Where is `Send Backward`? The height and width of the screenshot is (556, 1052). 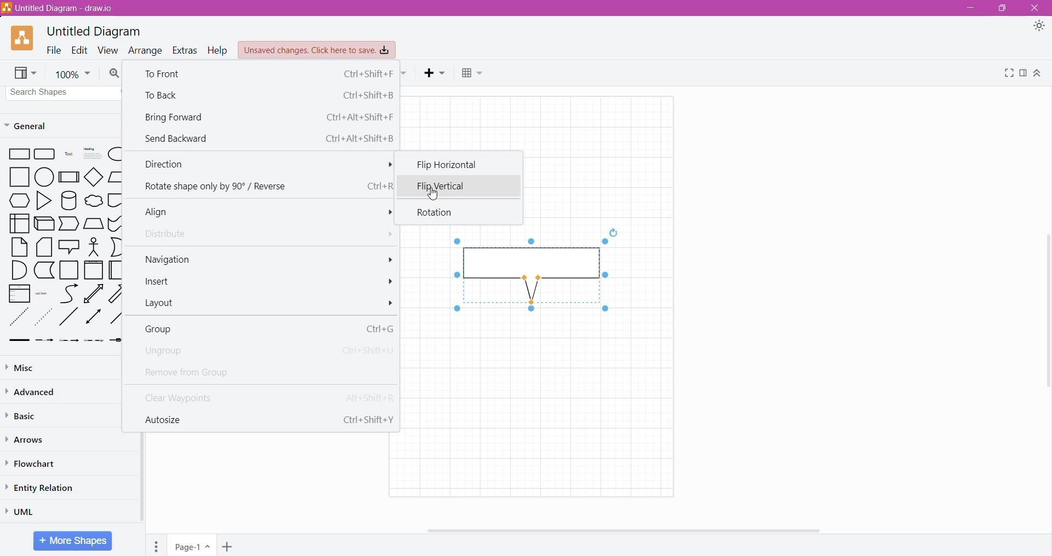
Send Backward is located at coordinates (268, 138).